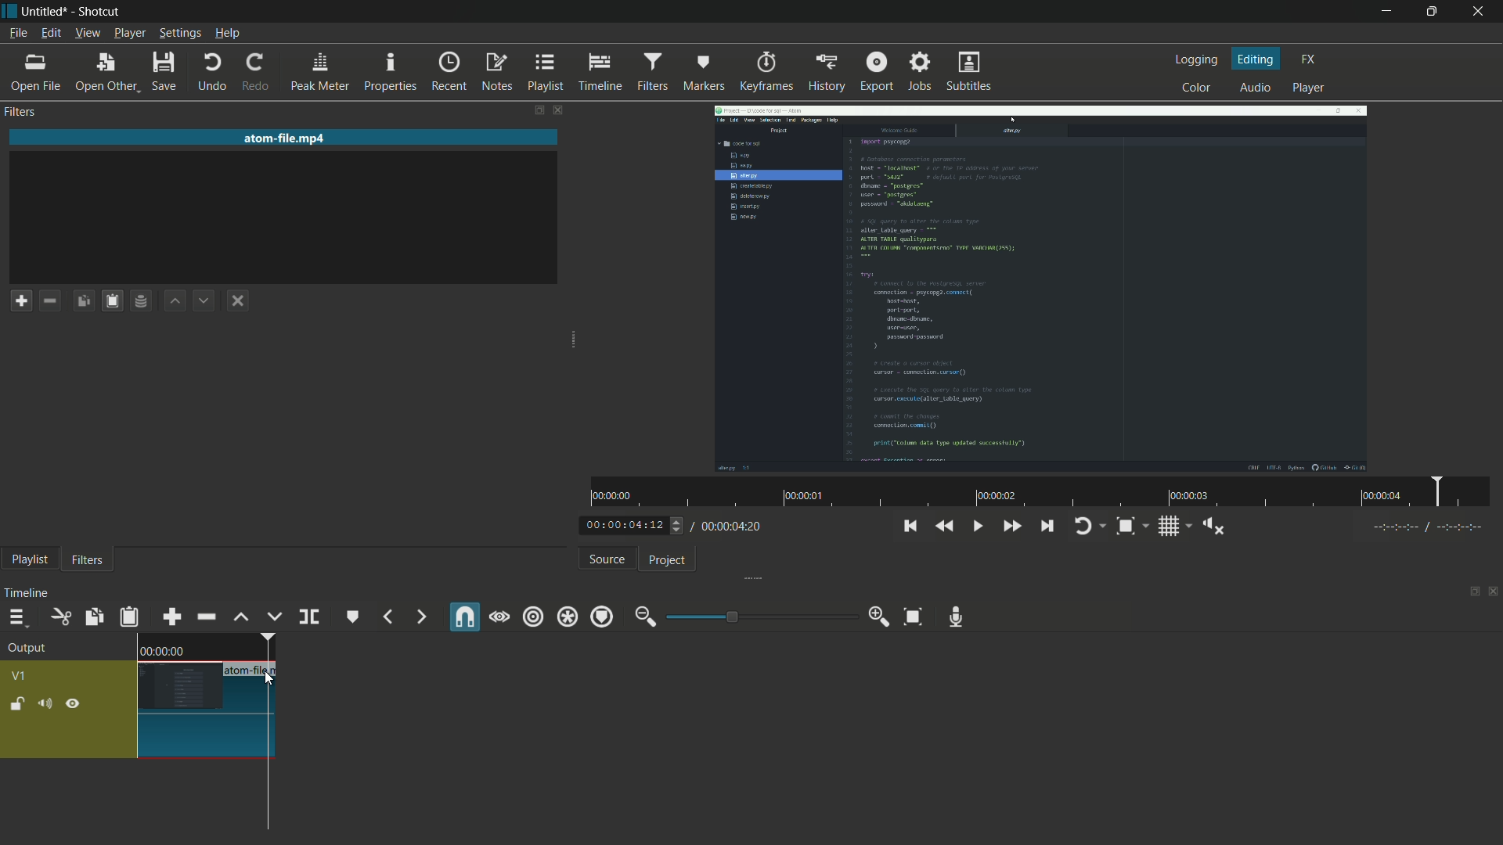 This screenshot has height=845, width=1503. What do you see at coordinates (534, 617) in the screenshot?
I see `ripple` at bounding box center [534, 617].